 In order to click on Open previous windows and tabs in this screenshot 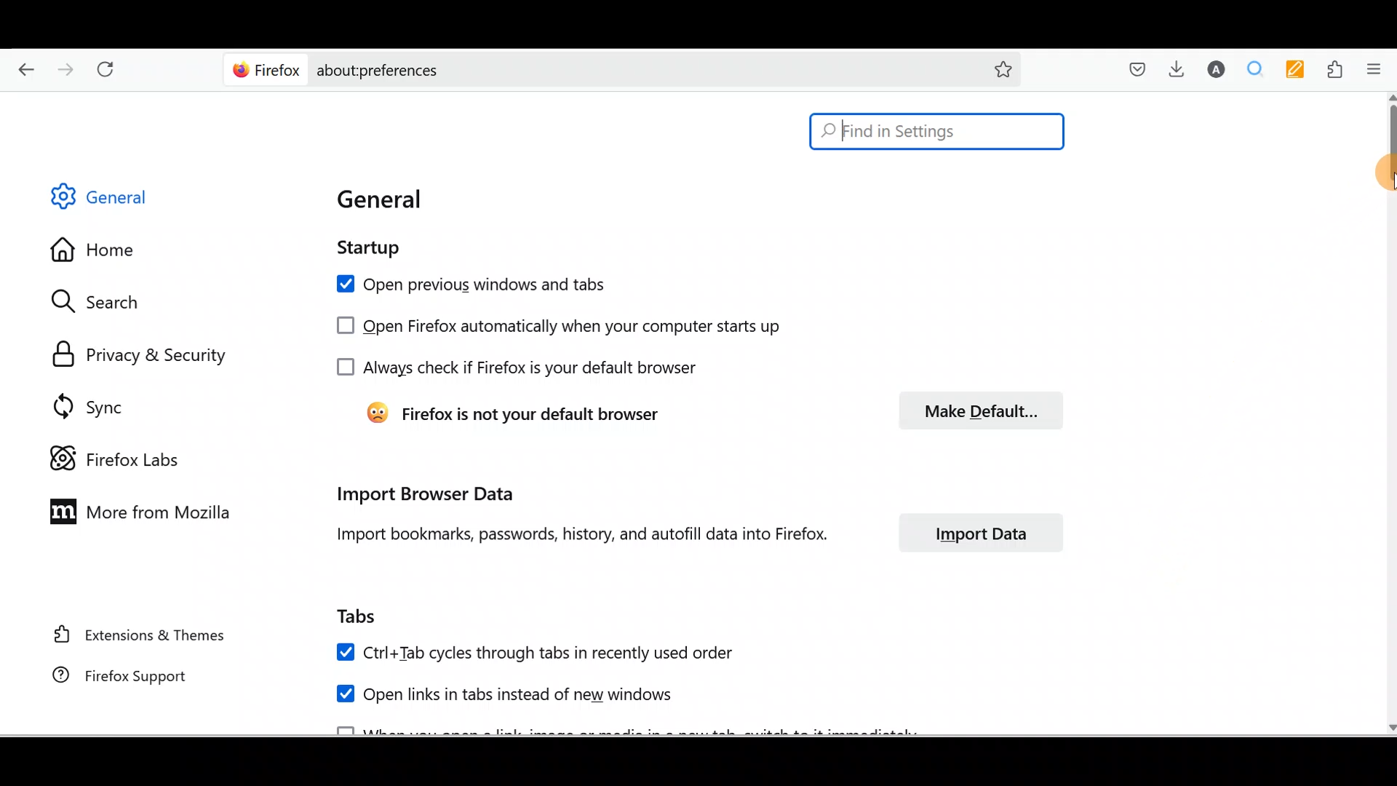, I will do `click(498, 283)`.